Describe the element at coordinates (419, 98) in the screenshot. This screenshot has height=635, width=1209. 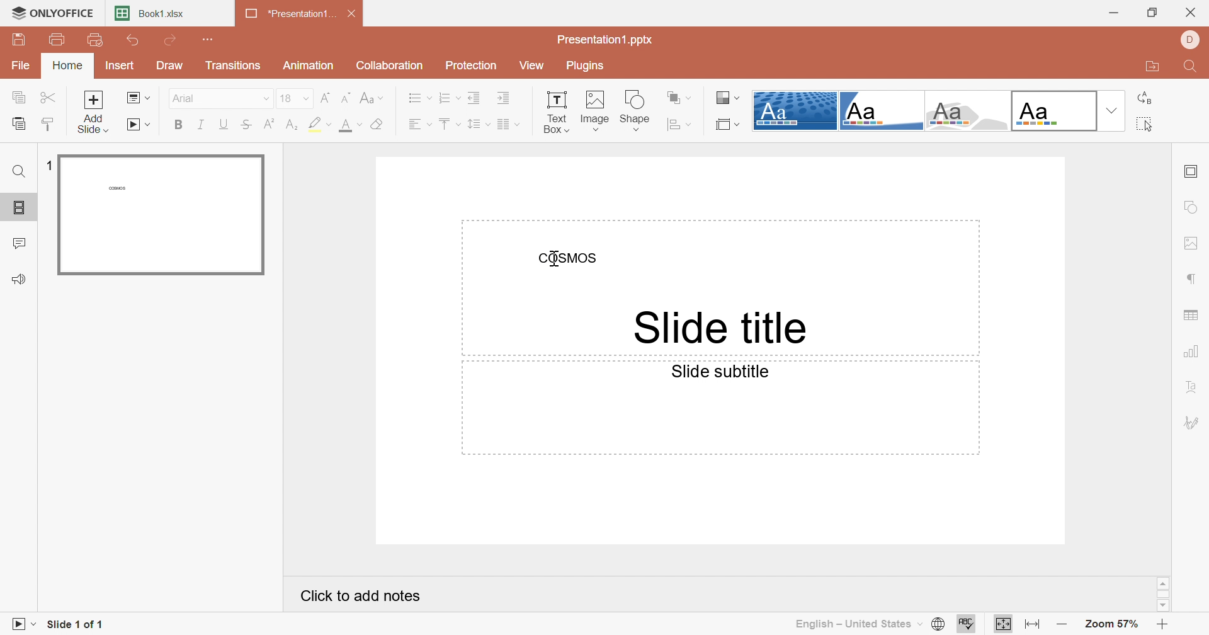
I see `Bullets` at that location.